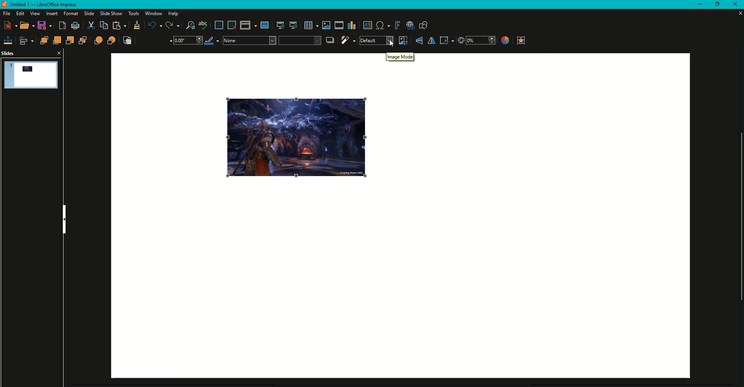  I want to click on Back, so click(83, 41).